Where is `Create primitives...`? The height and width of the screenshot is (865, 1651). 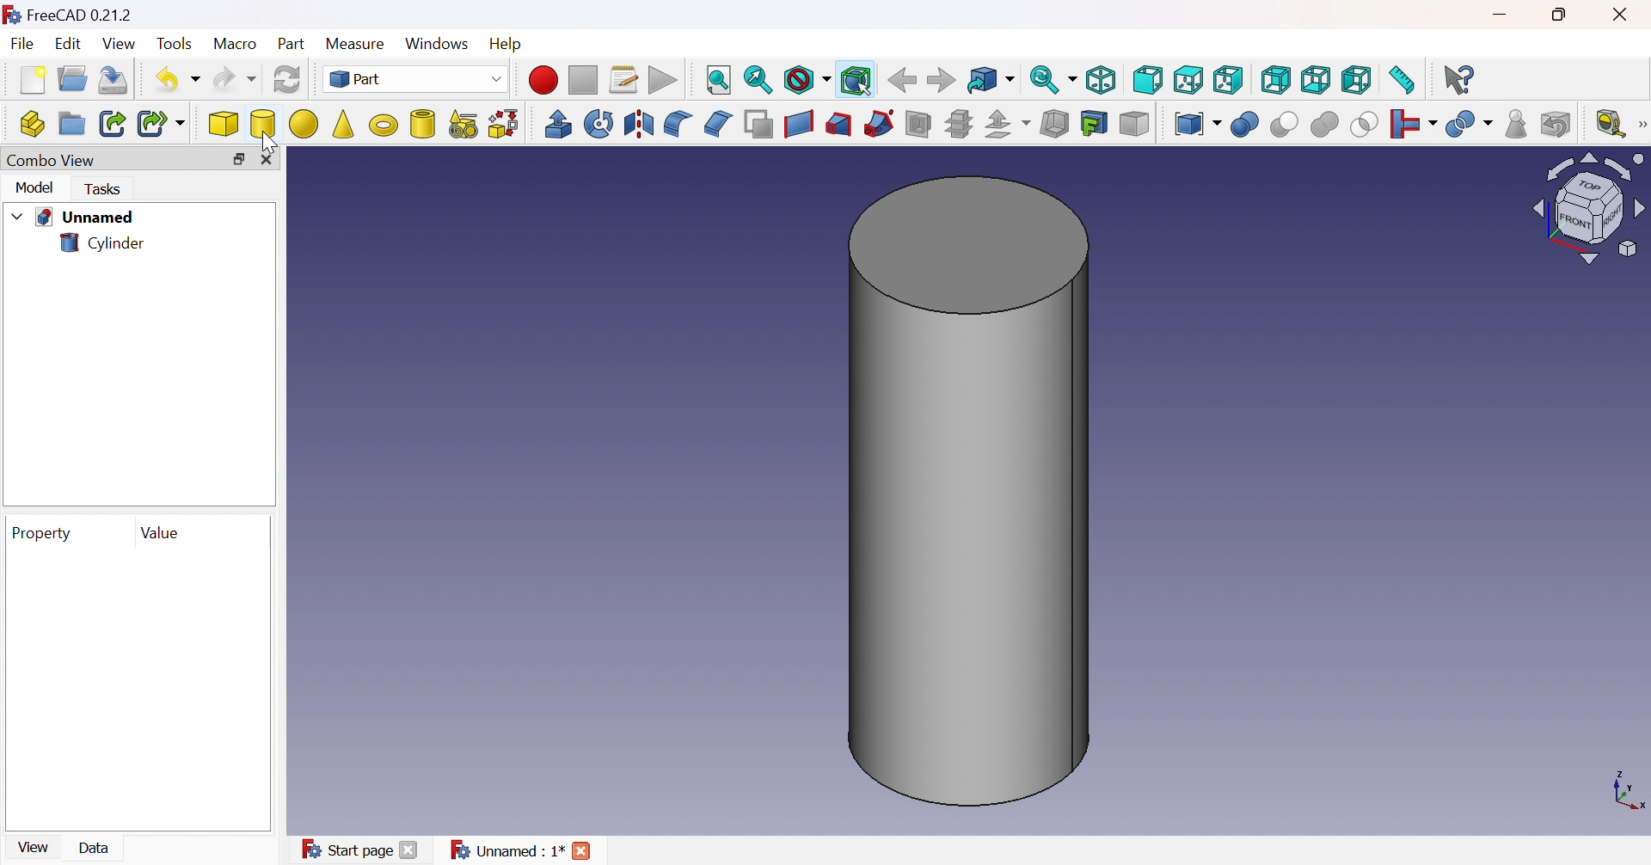
Create primitives... is located at coordinates (463, 126).